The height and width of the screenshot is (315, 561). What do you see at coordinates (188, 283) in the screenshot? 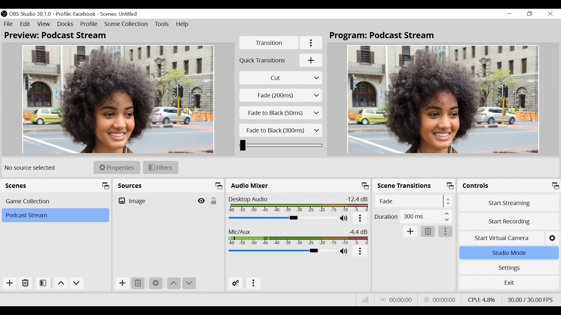
I see `move down ` at bounding box center [188, 283].